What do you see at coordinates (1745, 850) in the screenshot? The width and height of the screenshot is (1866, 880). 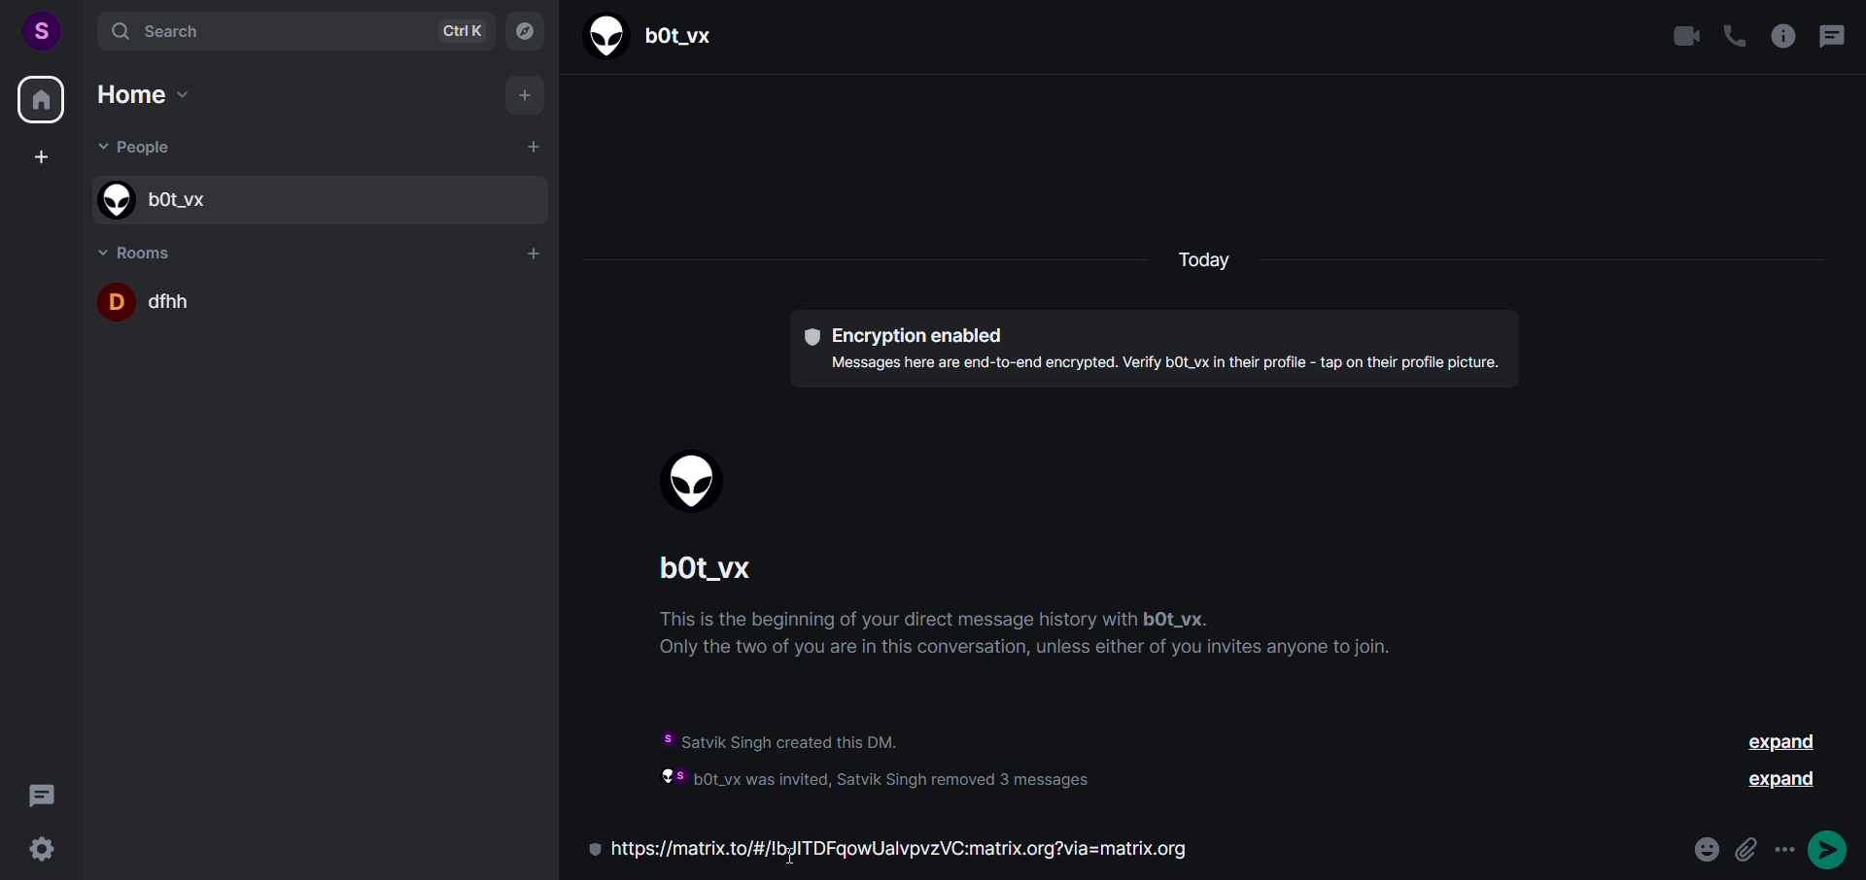 I see `attachment` at bounding box center [1745, 850].